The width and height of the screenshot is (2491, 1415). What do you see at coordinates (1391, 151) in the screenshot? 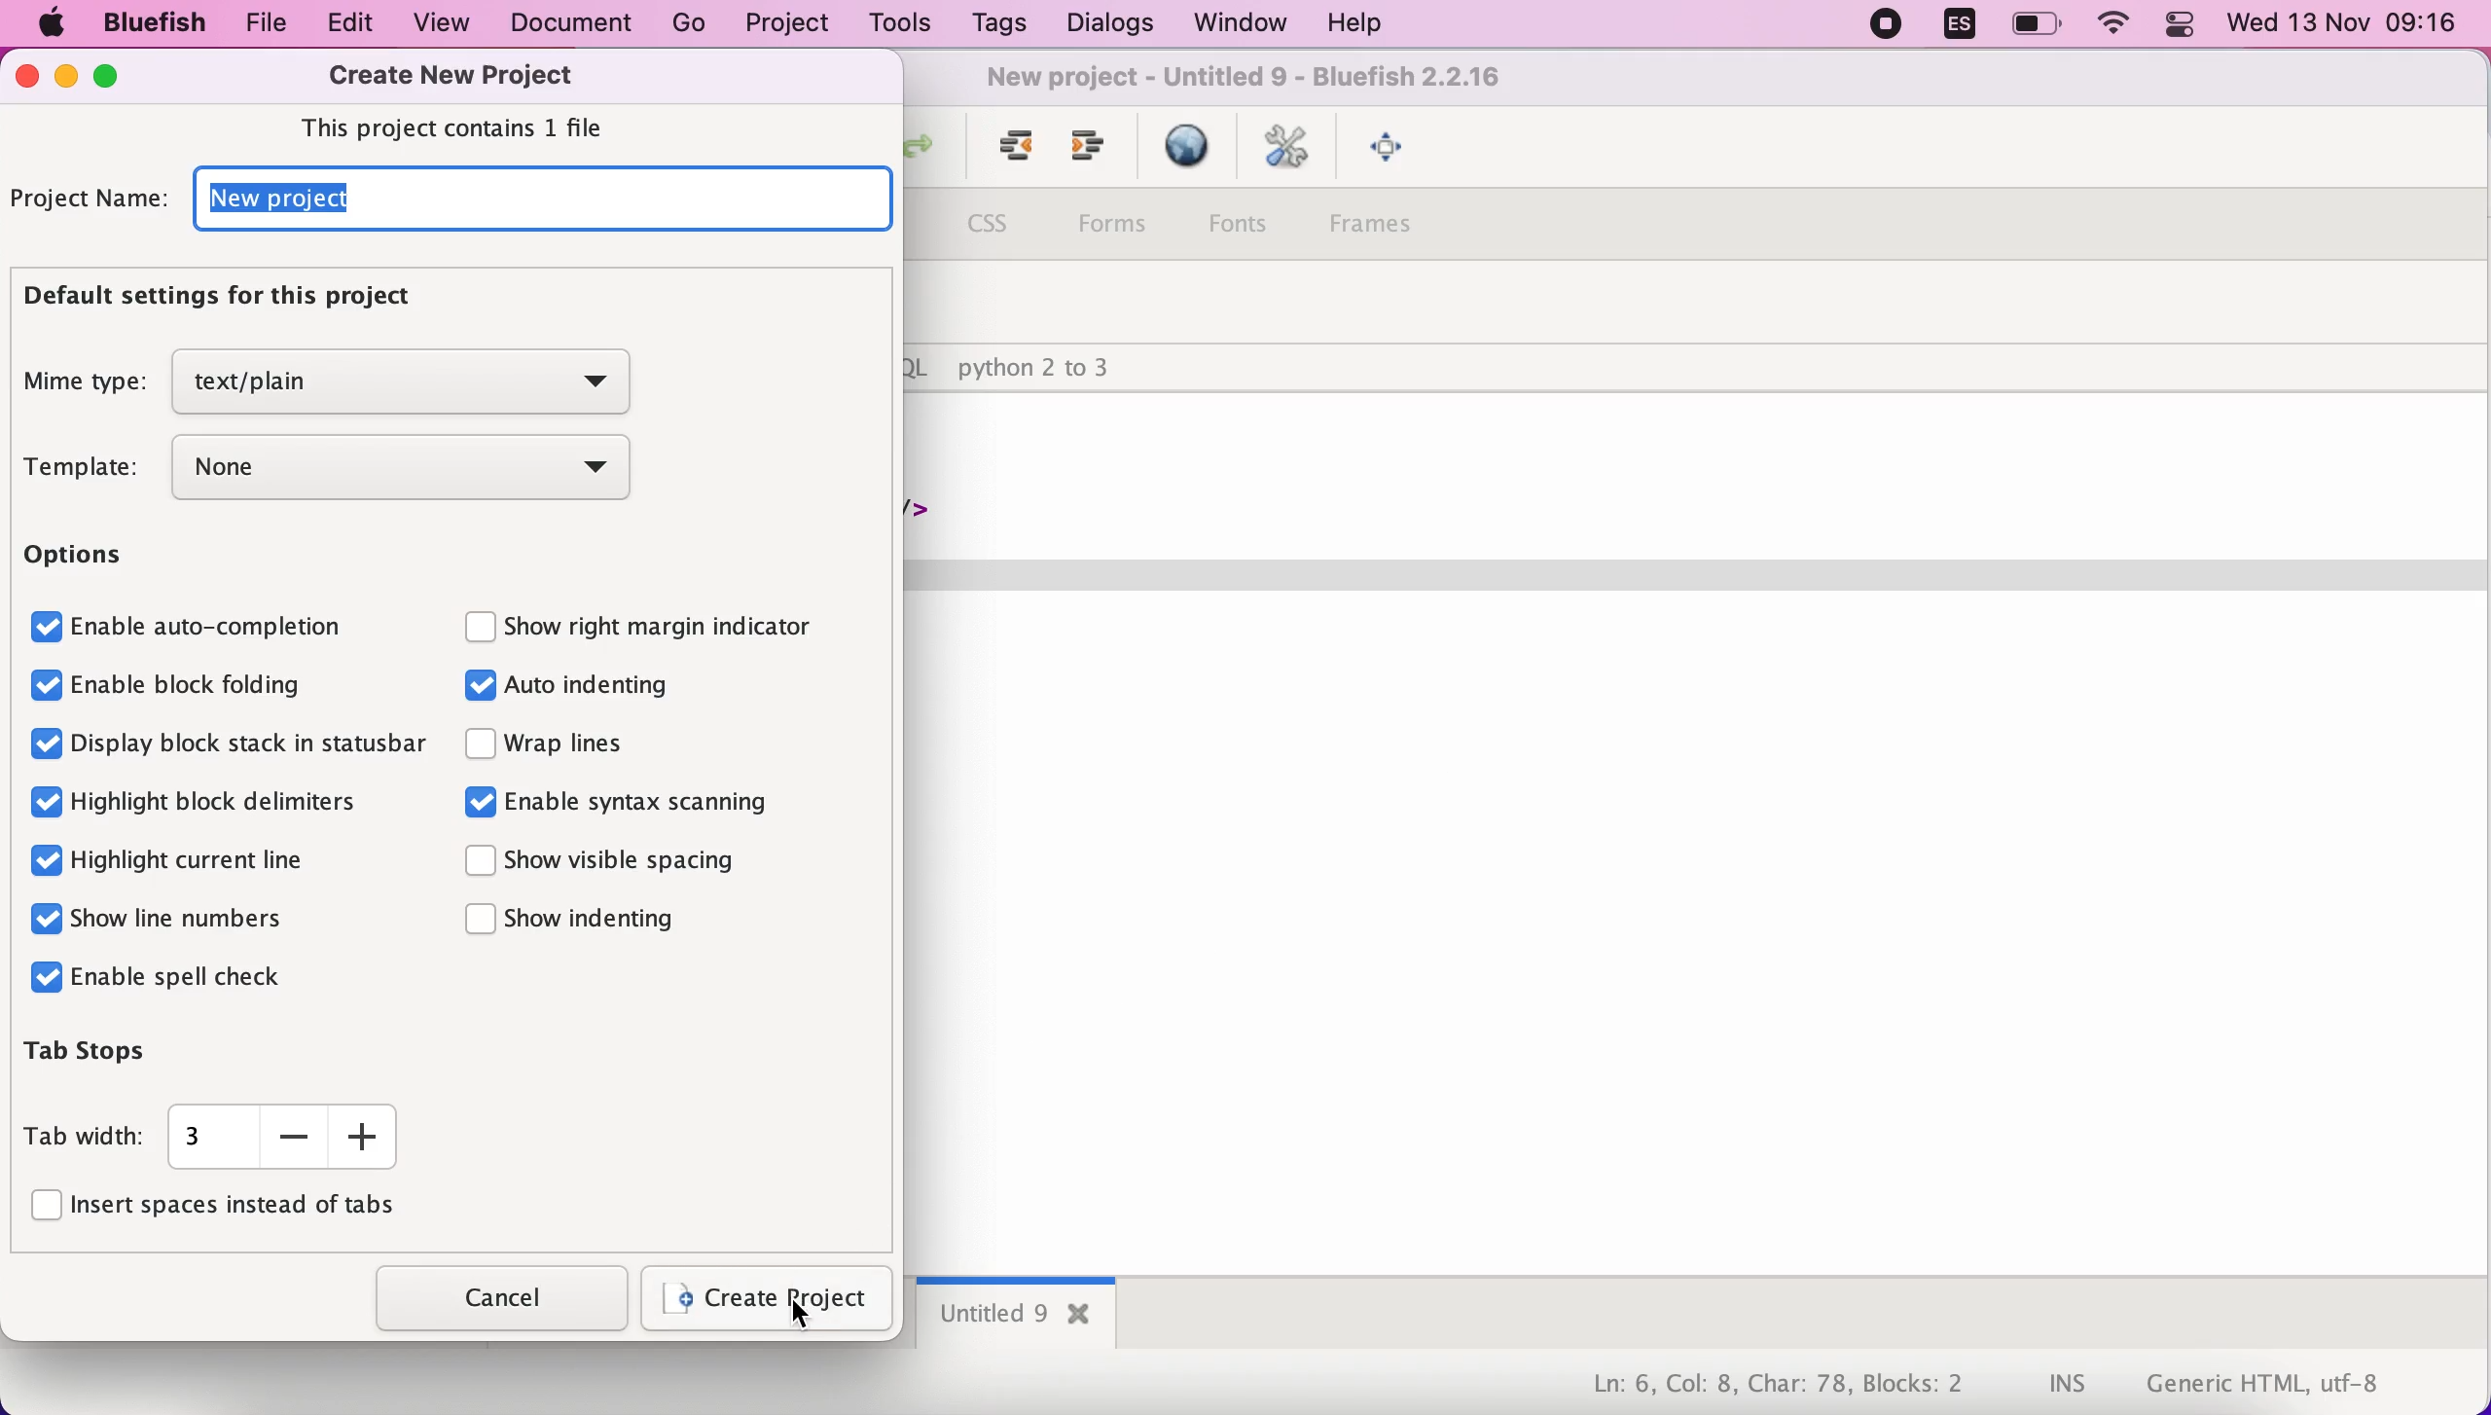
I see `full screen` at bounding box center [1391, 151].